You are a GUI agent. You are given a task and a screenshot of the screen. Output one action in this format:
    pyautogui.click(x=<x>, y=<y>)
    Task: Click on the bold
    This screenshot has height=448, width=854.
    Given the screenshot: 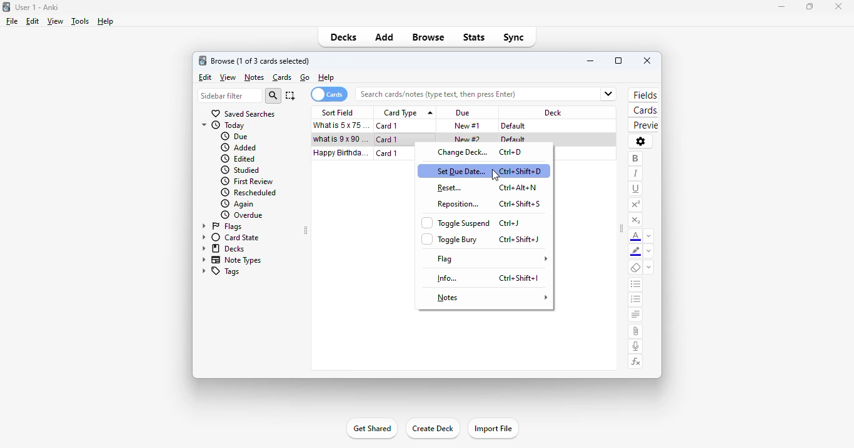 What is the action you would take?
    pyautogui.click(x=635, y=159)
    